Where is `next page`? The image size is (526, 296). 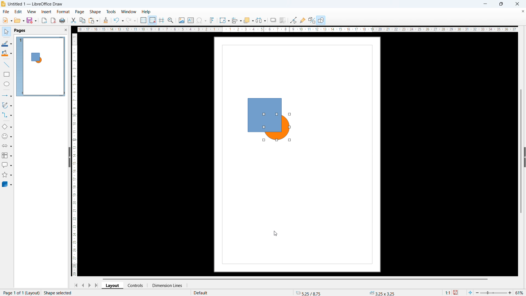 next page is located at coordinates (89, 285).